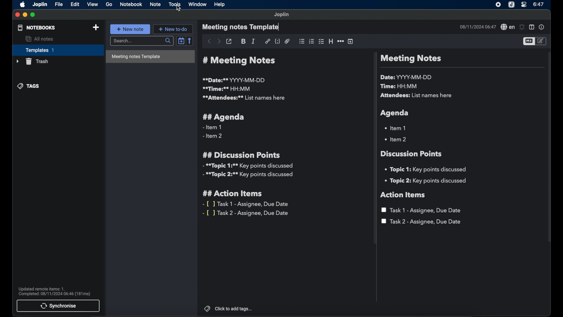 The height and width of the screenshot is (317, 563). Describe the element at coordinates (301, 41) in the screenshot. I see `bulleted list` at that location.